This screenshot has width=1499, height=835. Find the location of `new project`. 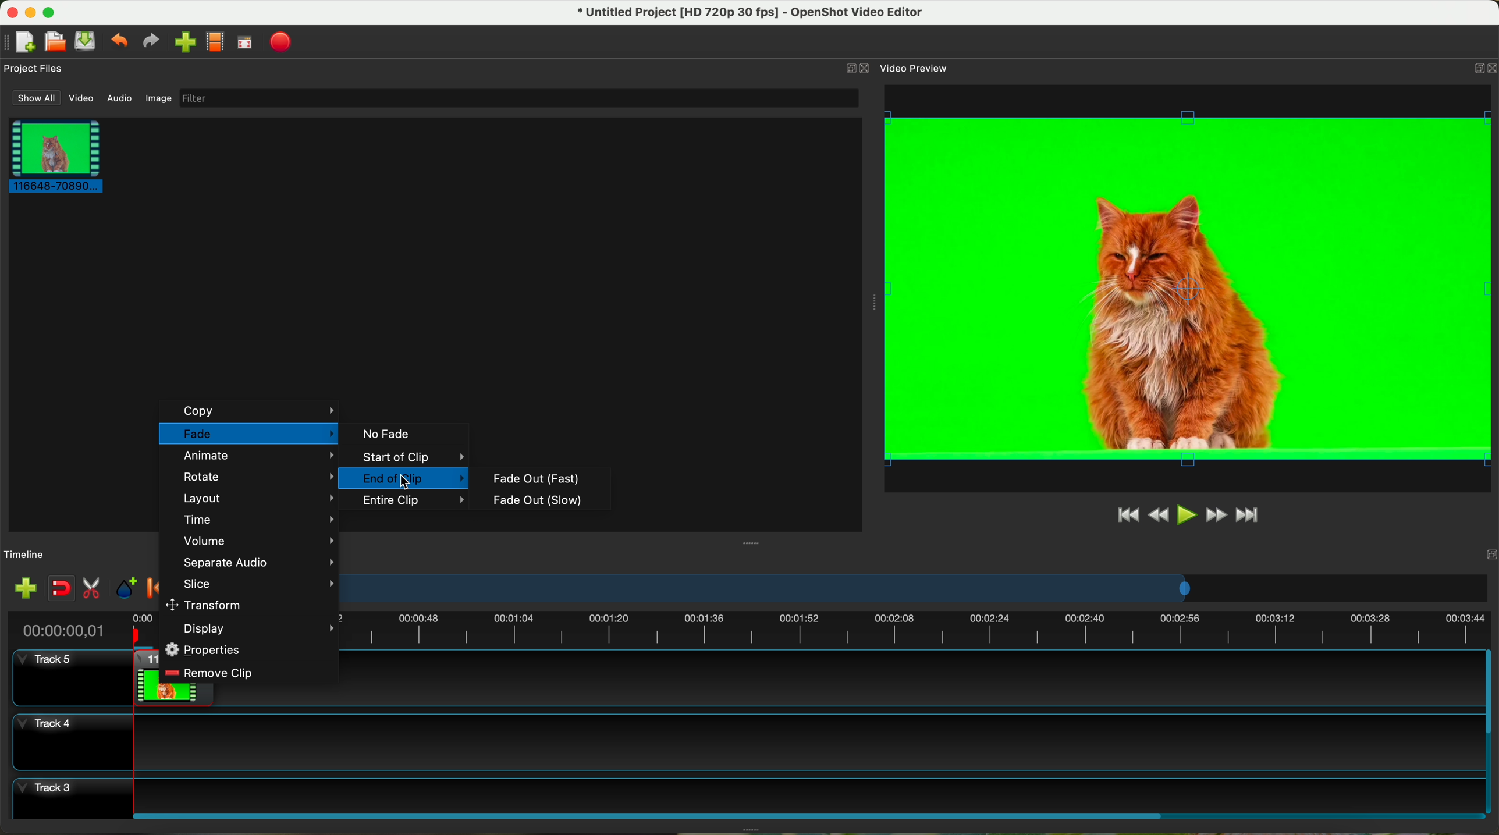

new project is located at coordinates (19, 42).